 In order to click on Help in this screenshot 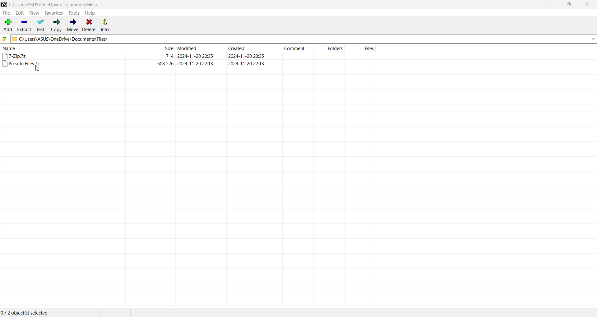, I will do `click(91, 13)`.